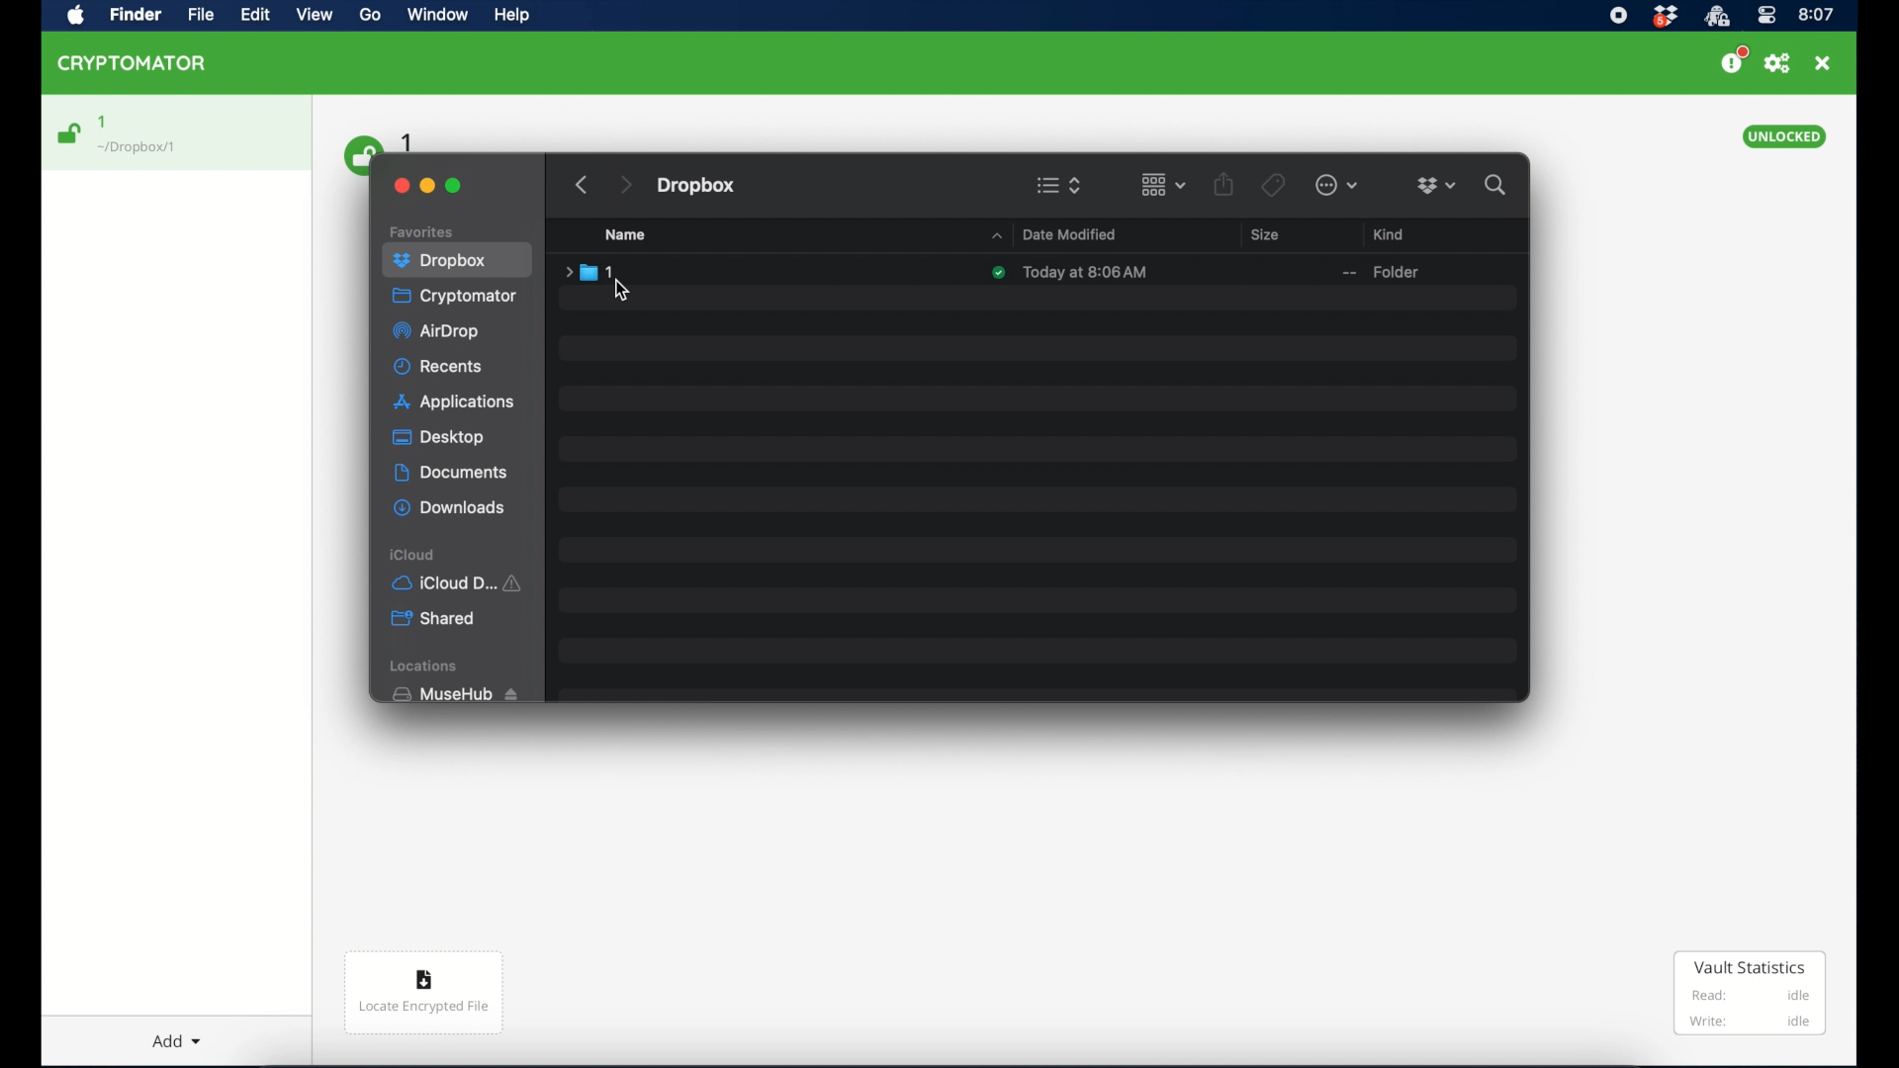 This screenshot has height=1068, width=1899. I want to click on downloads, so click(449, 507).